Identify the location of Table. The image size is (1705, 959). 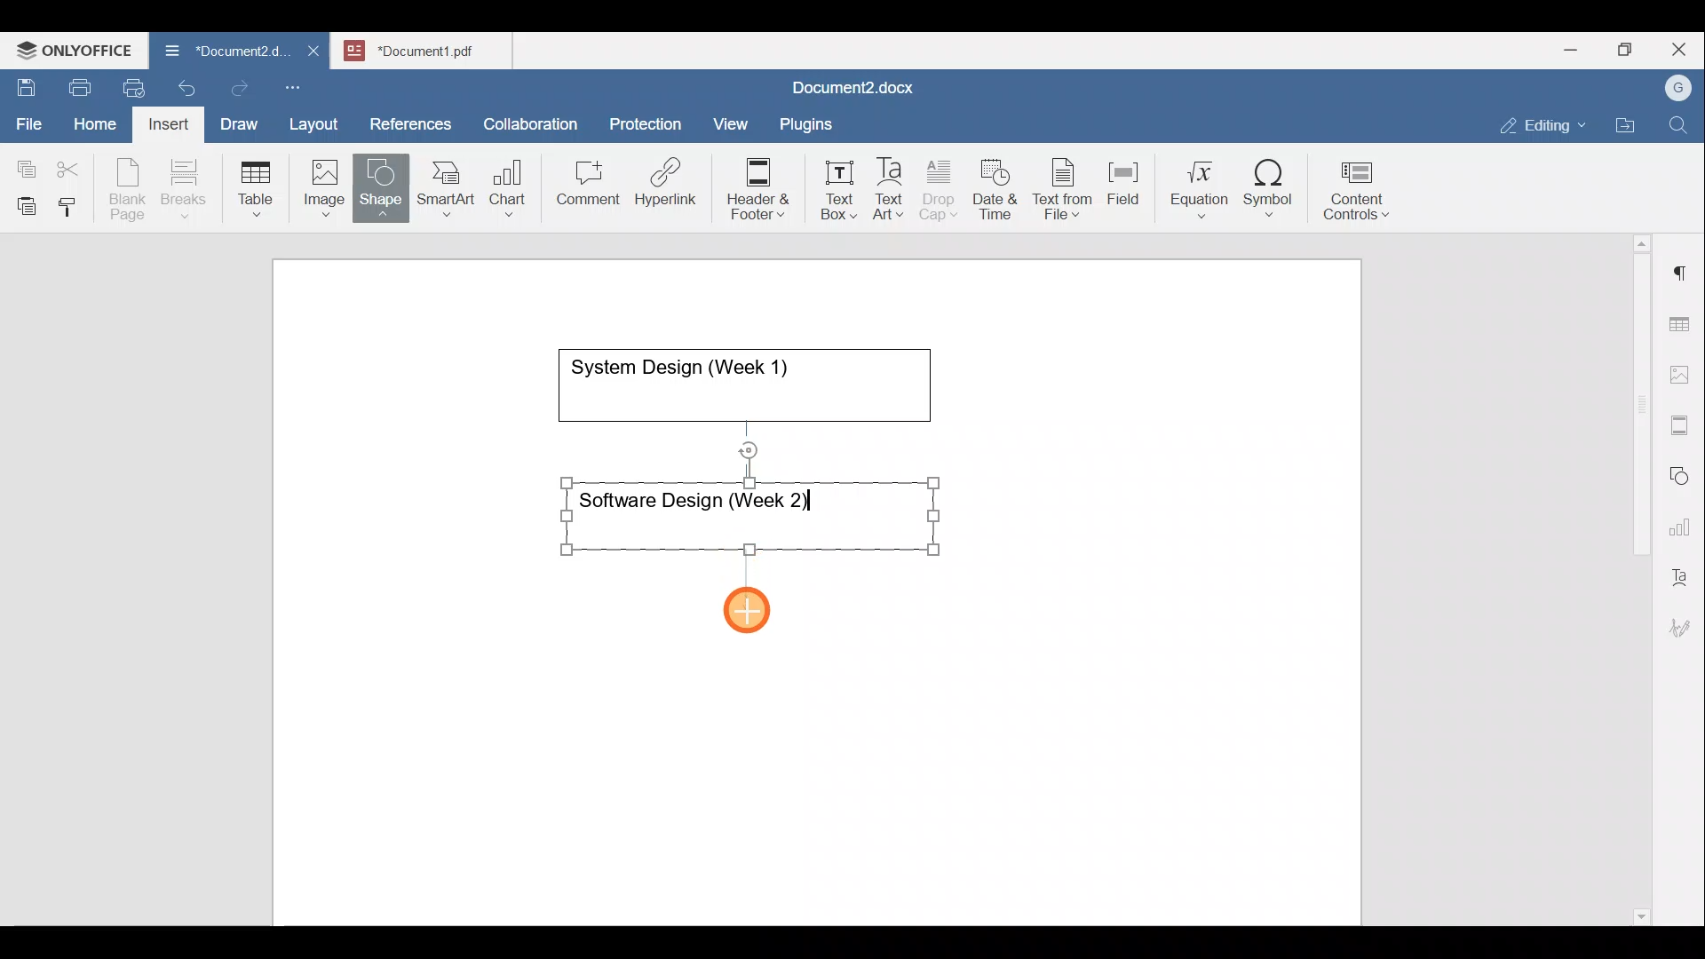
(257, 185).